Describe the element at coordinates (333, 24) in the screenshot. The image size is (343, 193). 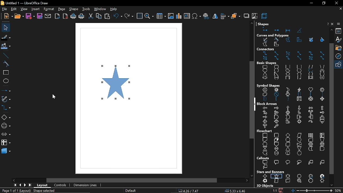
I see `close` at that location.